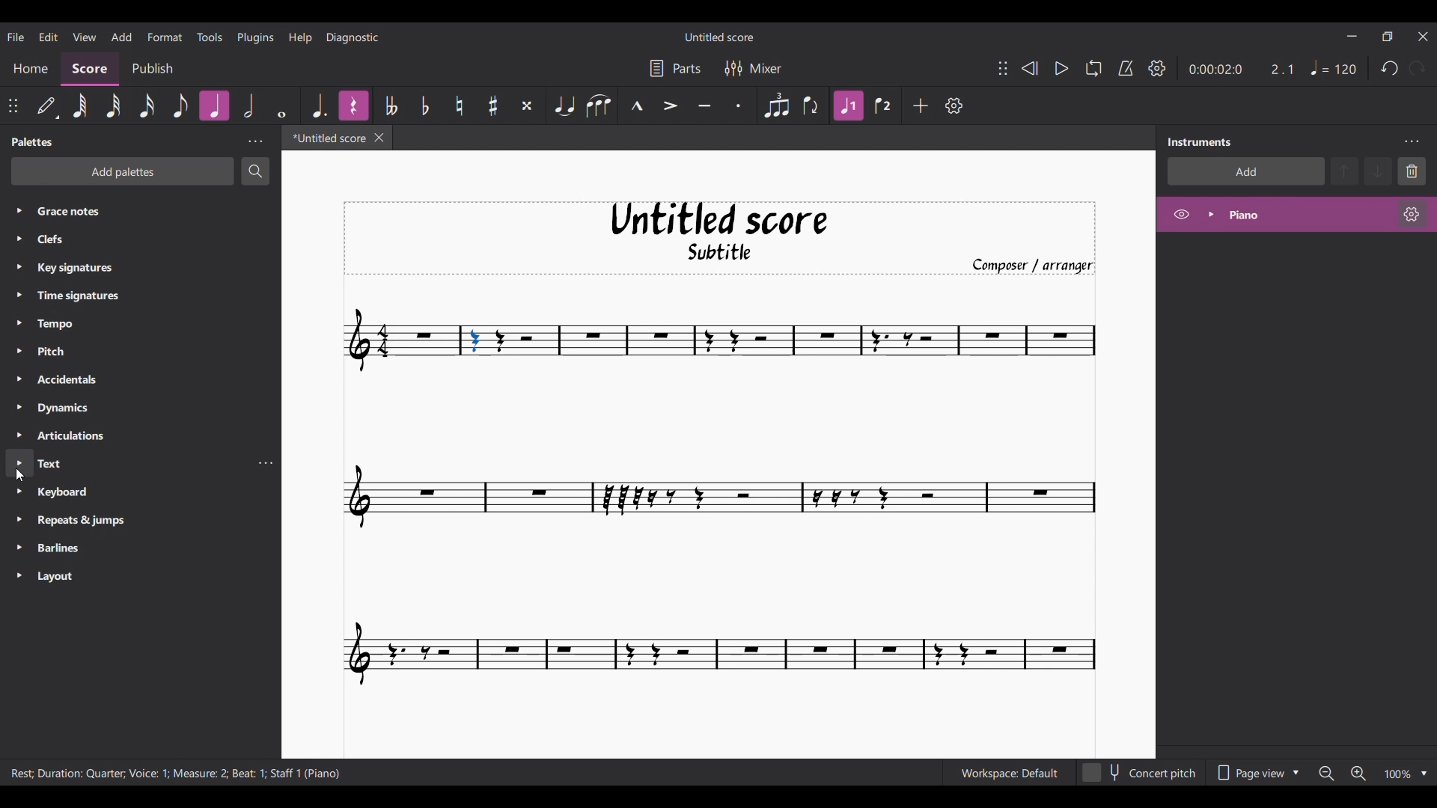 This screenshot has height=808, width=1437. Describe the element at coordinates (31, 68) in the screenshot. I see `Home section` at that location.